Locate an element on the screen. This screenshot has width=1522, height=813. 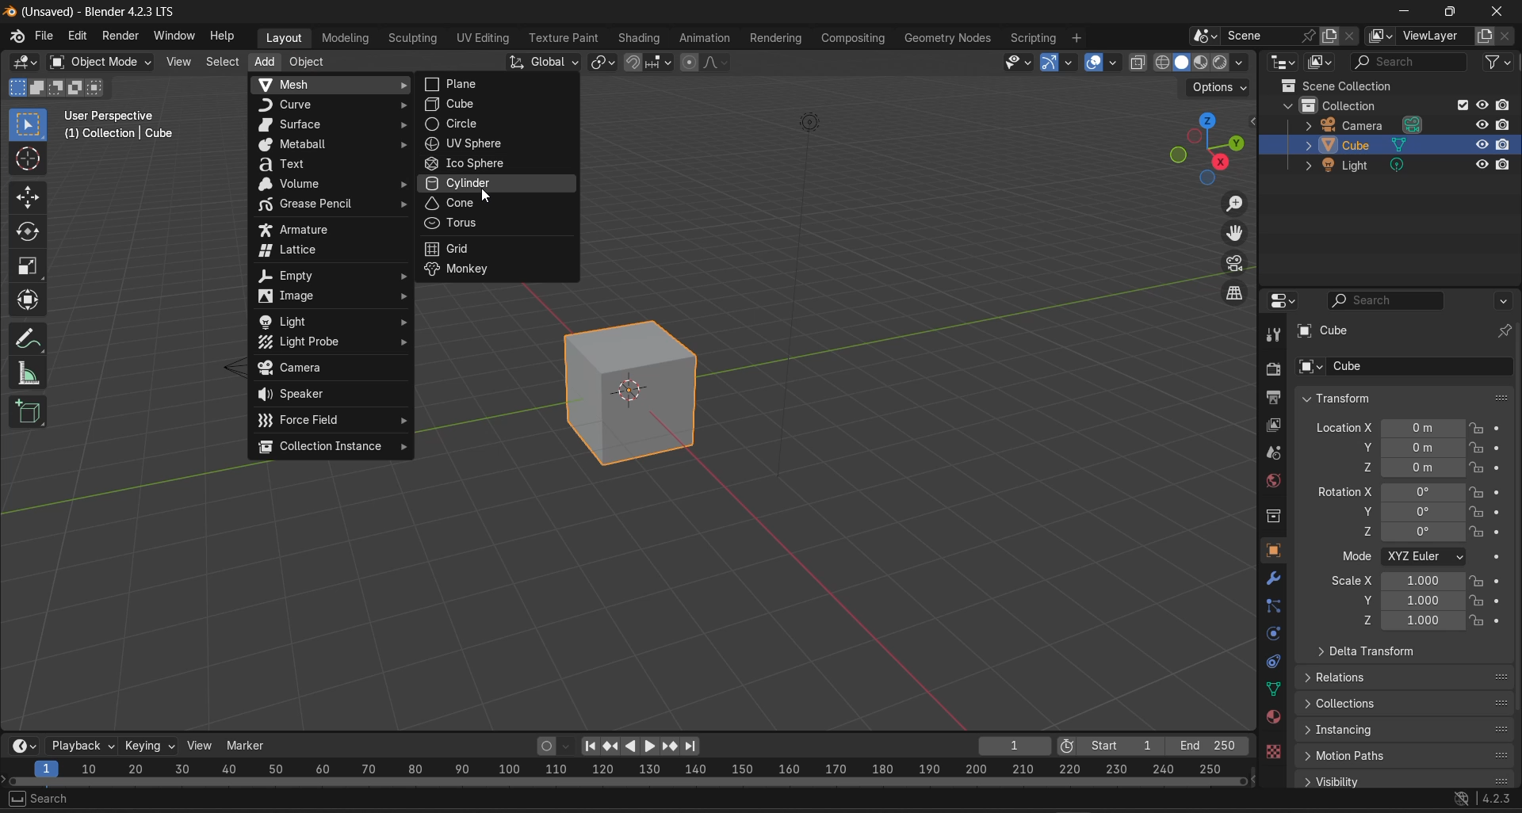
play animation is located at coordinates (639, 746).